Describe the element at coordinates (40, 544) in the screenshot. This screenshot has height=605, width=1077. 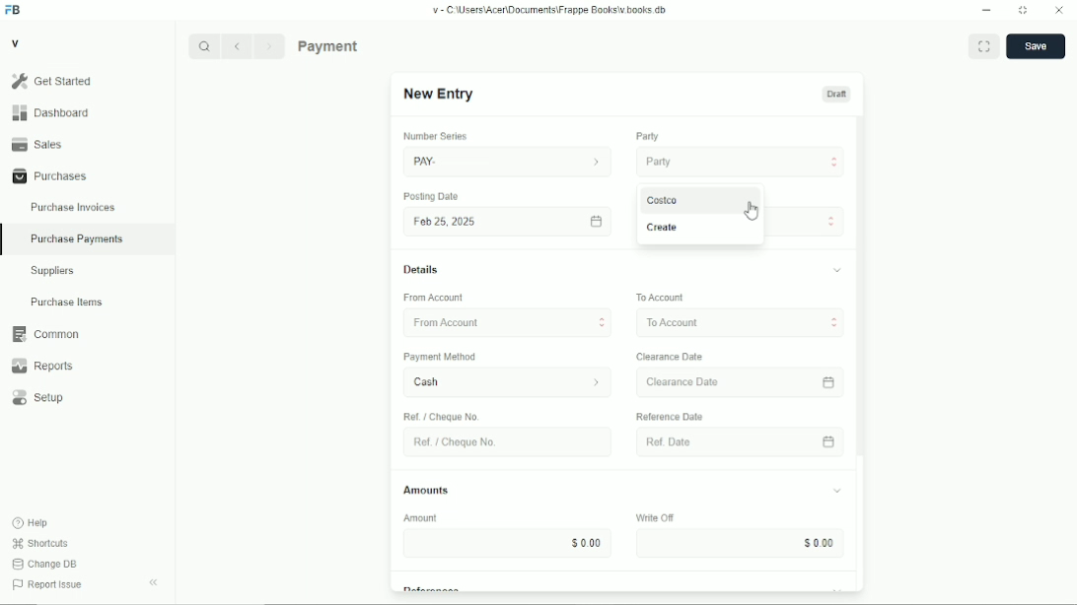
I see `Shortcuts` at that location.